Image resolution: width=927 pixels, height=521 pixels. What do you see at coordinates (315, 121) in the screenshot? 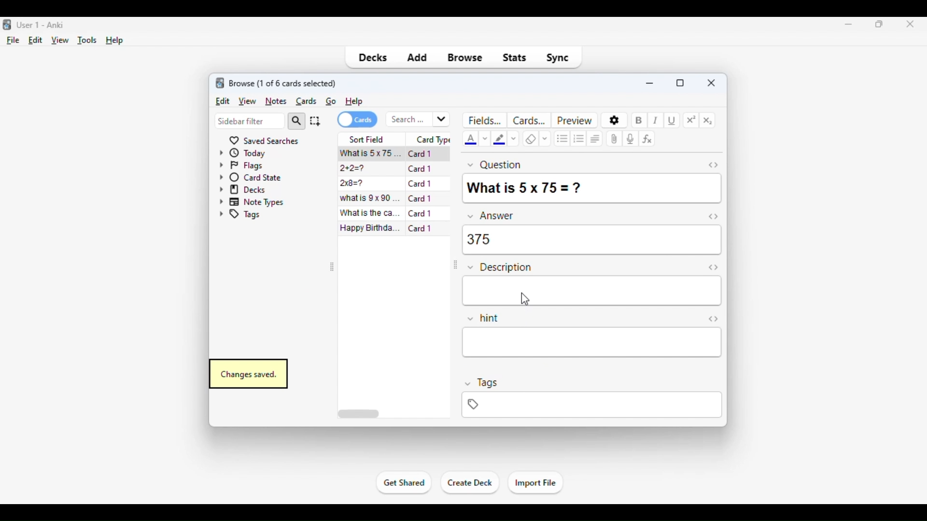
I see `select` at bounding box center [315, 121].